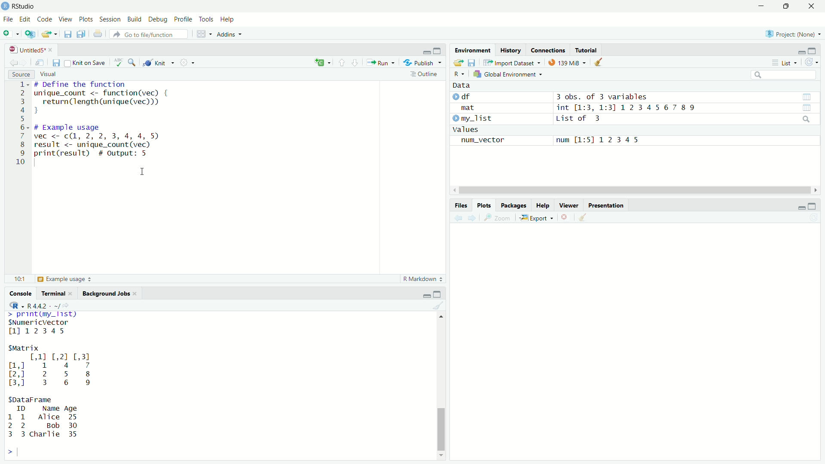 The width and height of the screenshot is (825, 464). I want to click on check spelling, so click(119, 63).